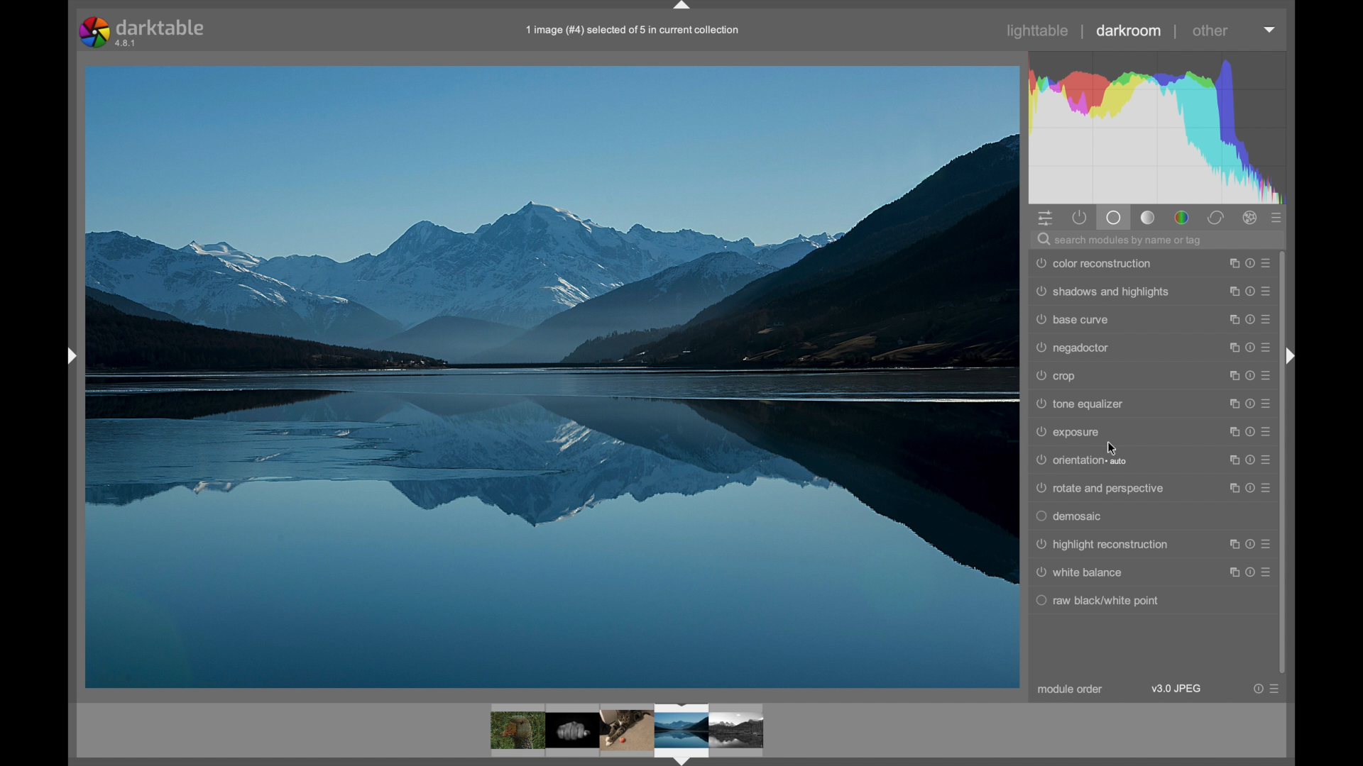 The height and width of the screenshot is (766, 1363). Describe the element at coordinates (1250, 376) in the screenshot. I see `more options` at that location.